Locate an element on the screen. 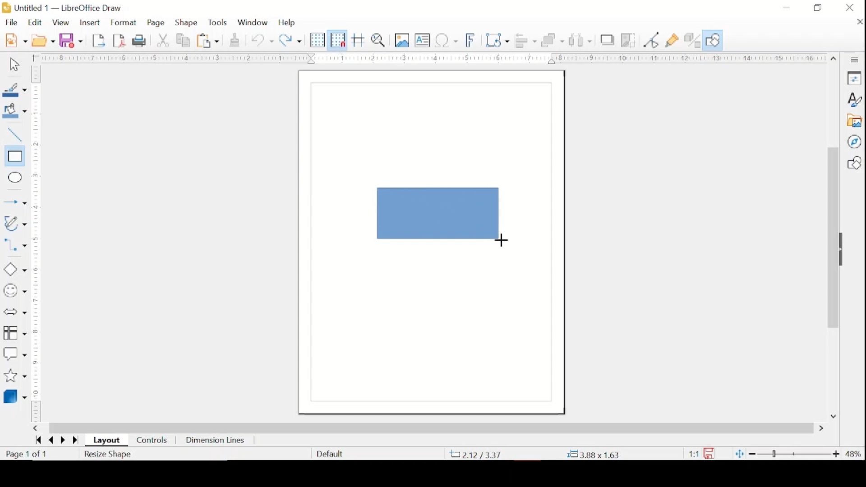  sidebar settings is located at coordinates (855, 60).